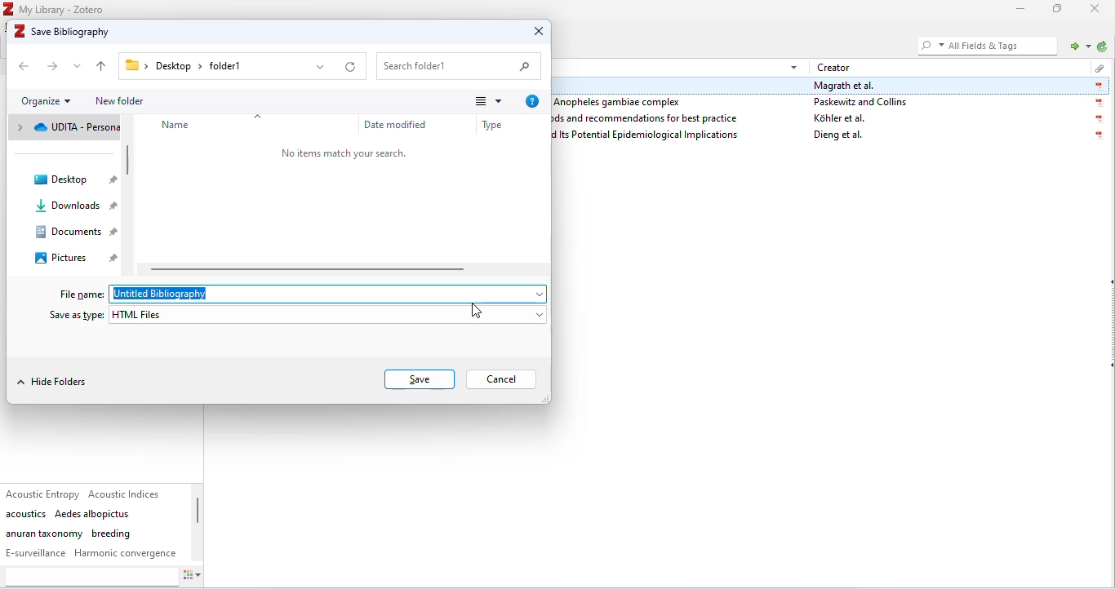 This screenshot has height=589, width=1115. Describe the element at coordinates (188, 66) in the screenshot. I see `file path` at that location.